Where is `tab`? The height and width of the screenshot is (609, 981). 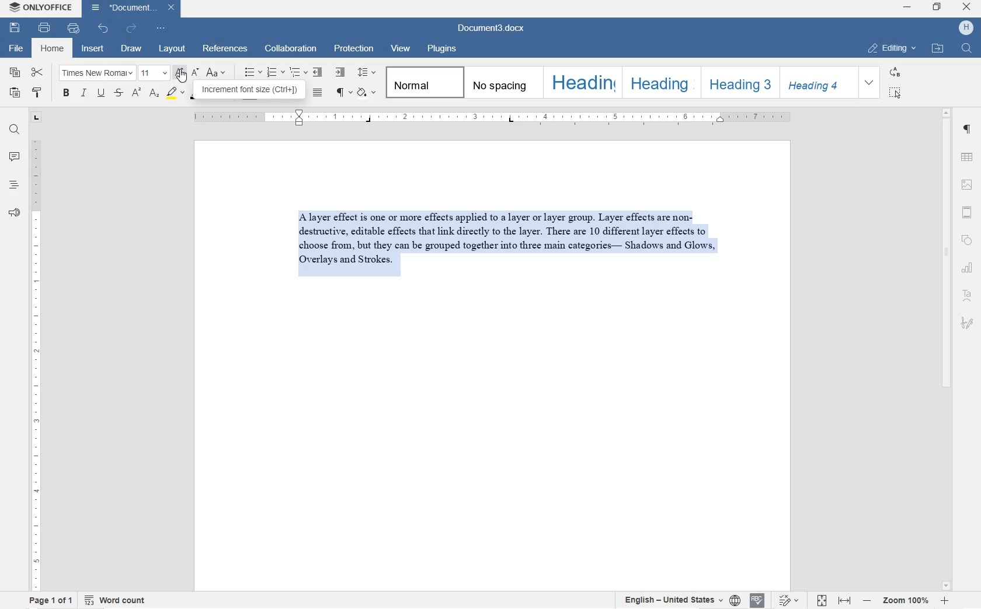 tab is located at coordinates (36, 118).